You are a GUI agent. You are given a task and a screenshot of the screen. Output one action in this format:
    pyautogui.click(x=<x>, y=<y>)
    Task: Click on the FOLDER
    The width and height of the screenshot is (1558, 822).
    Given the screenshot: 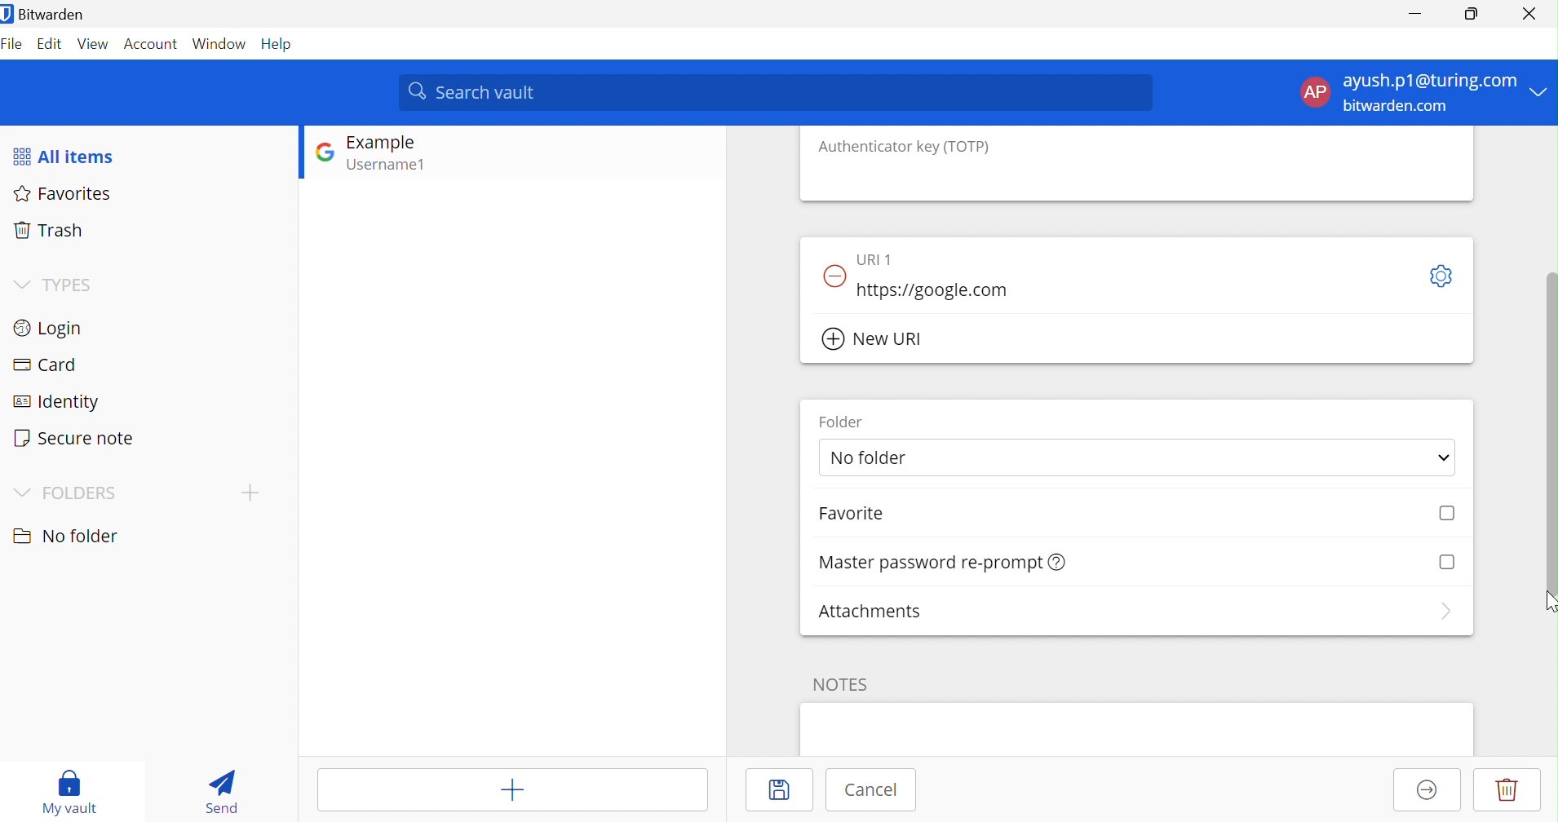 What is the action you would take?
    pyautogui.click(x=81, y=492)
    